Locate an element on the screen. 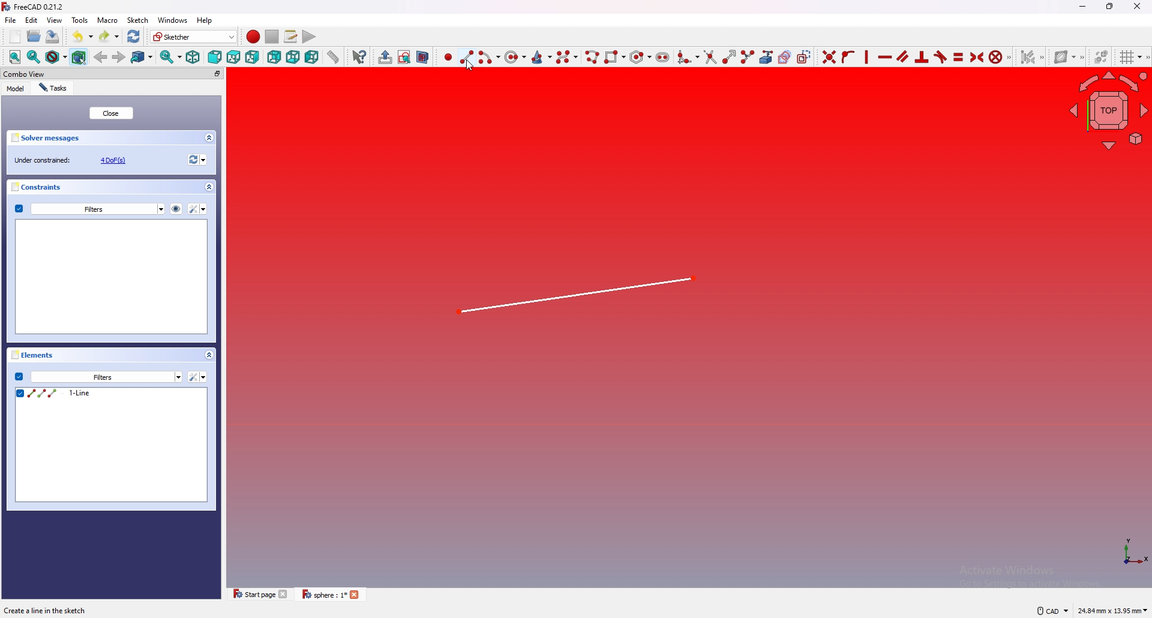  Trim edge is located at coordinates (709, 57).